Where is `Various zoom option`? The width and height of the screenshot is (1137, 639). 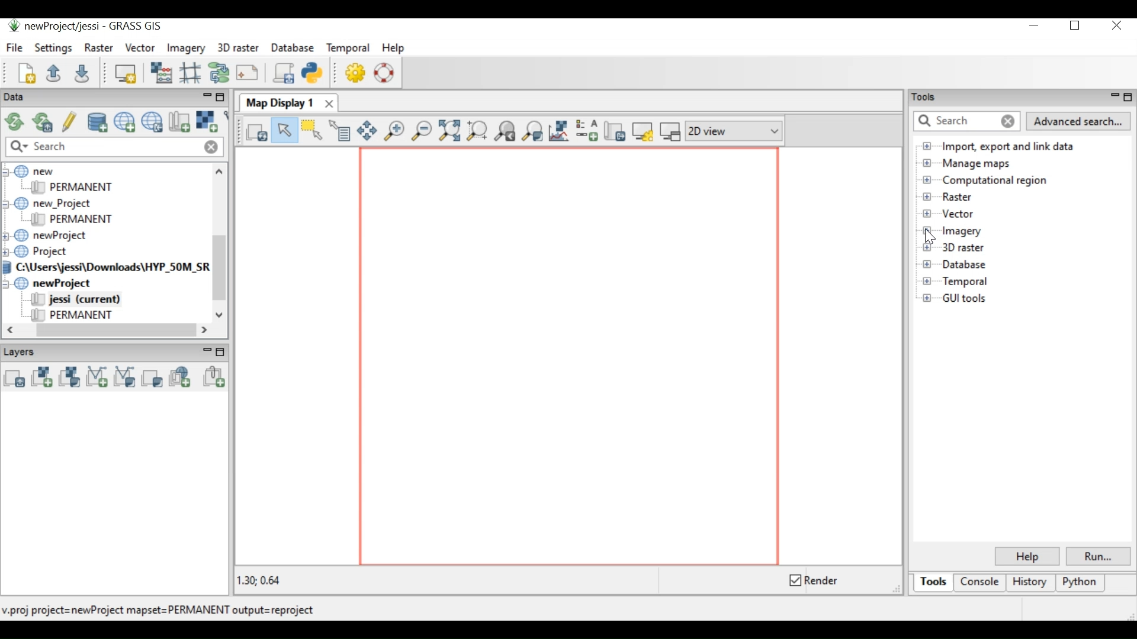 Various zoom option is located at coordinates (532, 131).